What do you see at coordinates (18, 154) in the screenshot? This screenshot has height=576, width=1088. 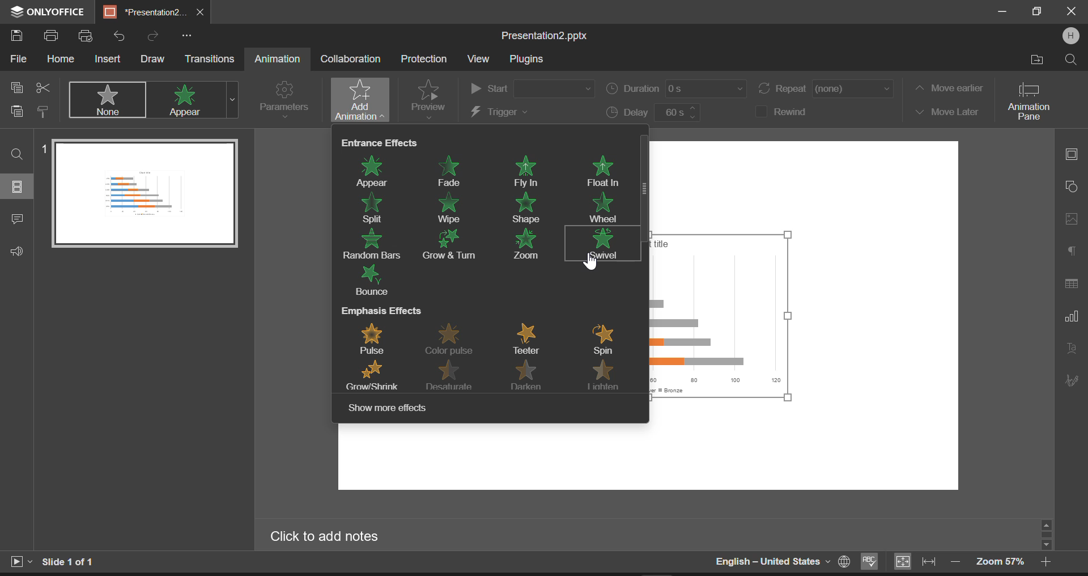 I see `Find` at bounding box center [18, 154].